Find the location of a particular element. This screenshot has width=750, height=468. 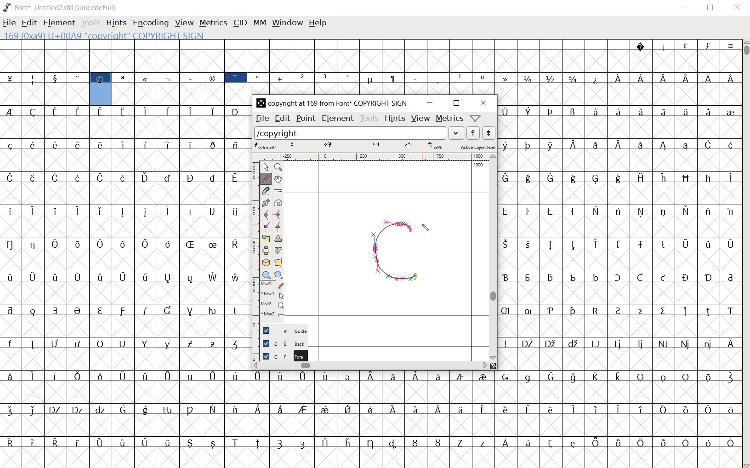

POINTER is located at coordinates (266, 166).